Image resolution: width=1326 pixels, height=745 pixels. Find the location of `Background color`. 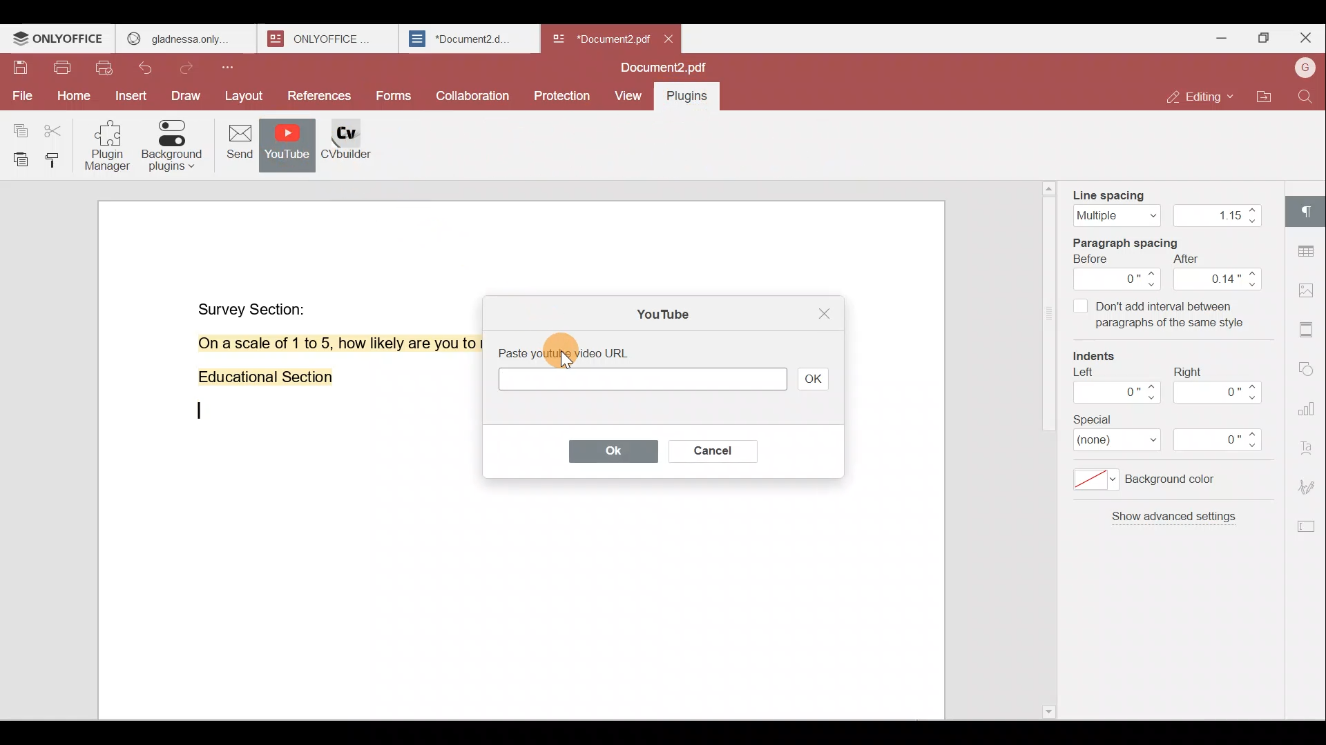

Background color is located at coordinates (1157, 484).